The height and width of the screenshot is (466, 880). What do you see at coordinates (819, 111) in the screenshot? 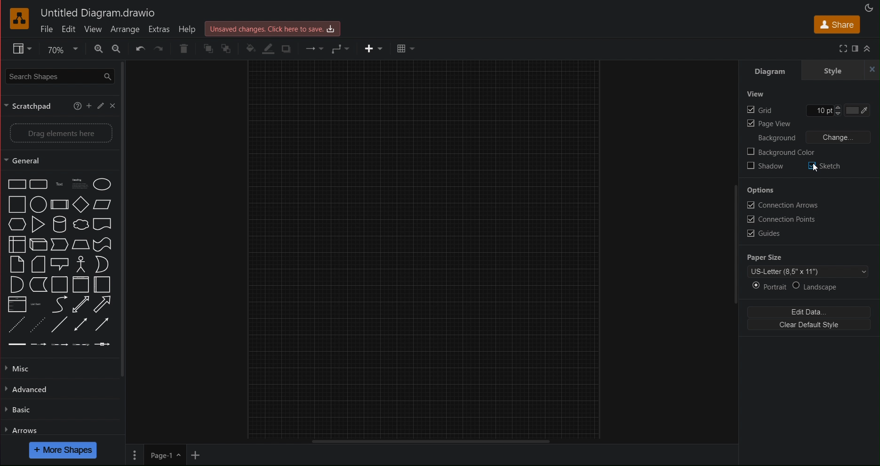
I see `edit Grid pt` at bounding box center [819, 111].